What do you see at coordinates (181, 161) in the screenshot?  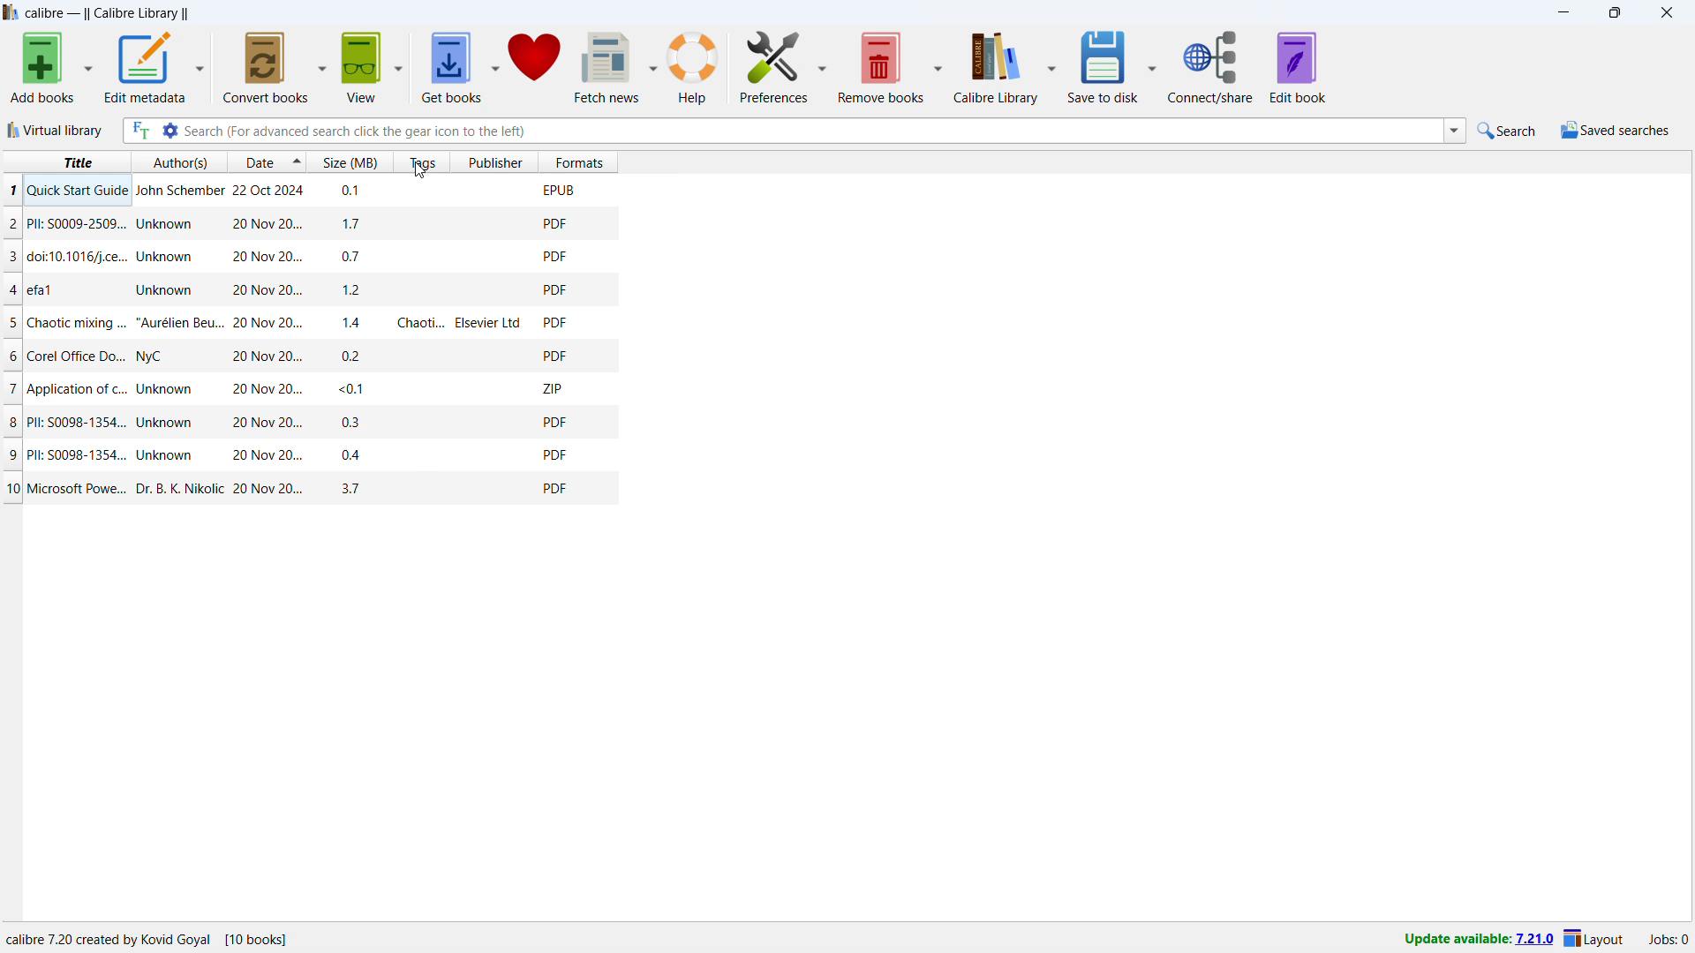 I see `sort by authors` at bounding box center [181, 161].